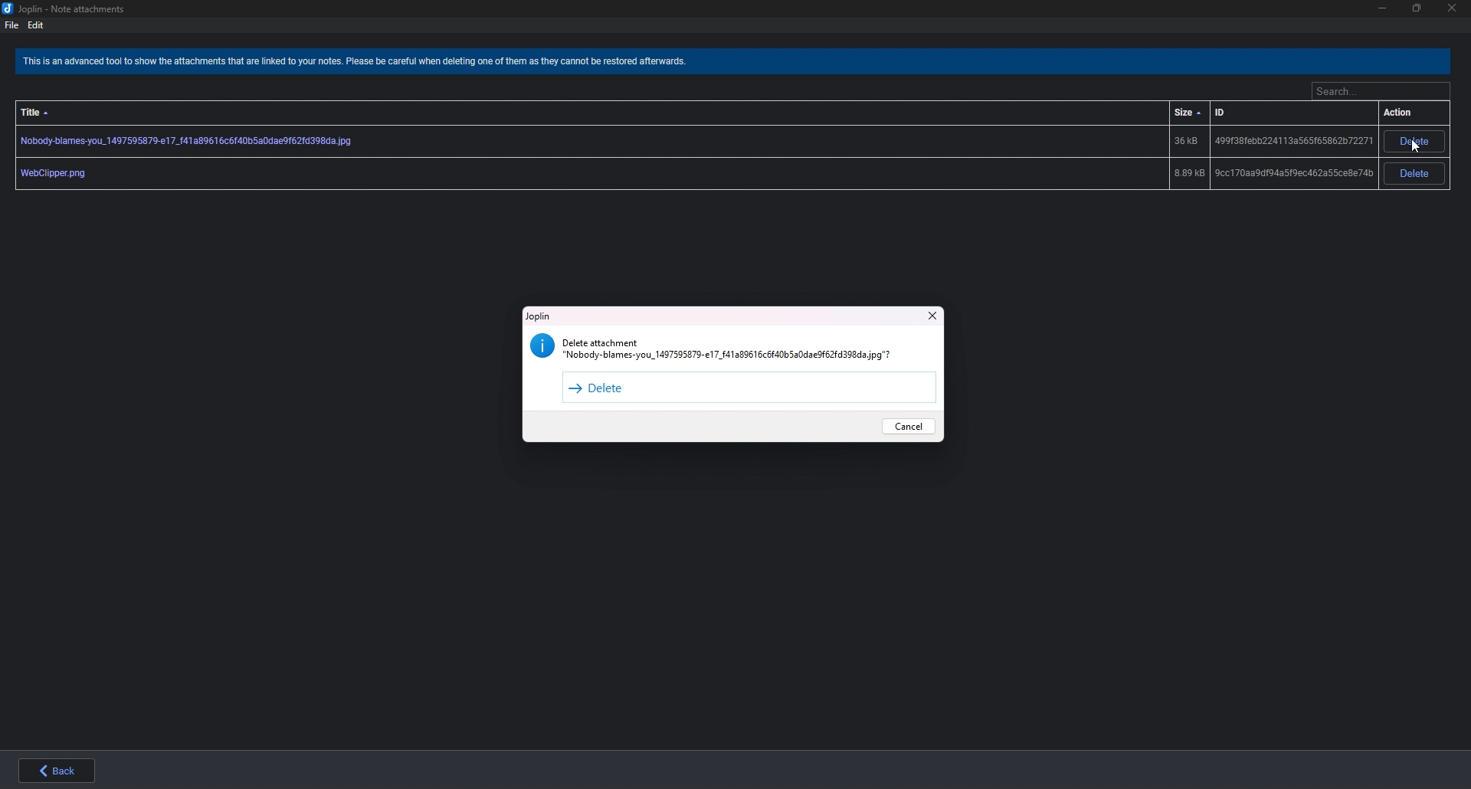  I want to click on warning, so click(729, 349).